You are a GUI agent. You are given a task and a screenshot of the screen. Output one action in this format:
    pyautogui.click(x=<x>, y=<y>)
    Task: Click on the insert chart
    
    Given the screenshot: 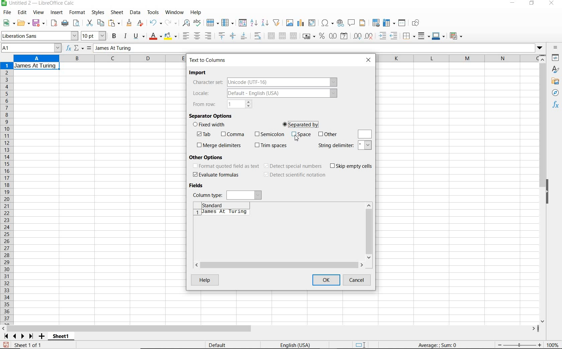 What is the action you would take?
    pyautogui.click(x=301, y=23)
    